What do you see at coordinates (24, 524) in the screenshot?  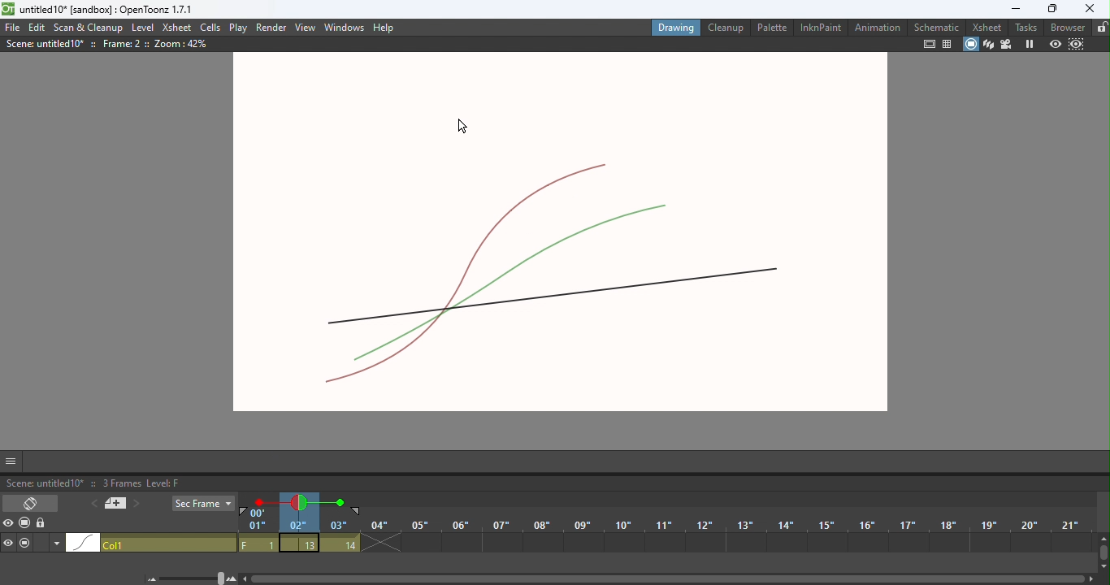 I see `Camera stand visibility toggle all` at bounding box center [24, 524].